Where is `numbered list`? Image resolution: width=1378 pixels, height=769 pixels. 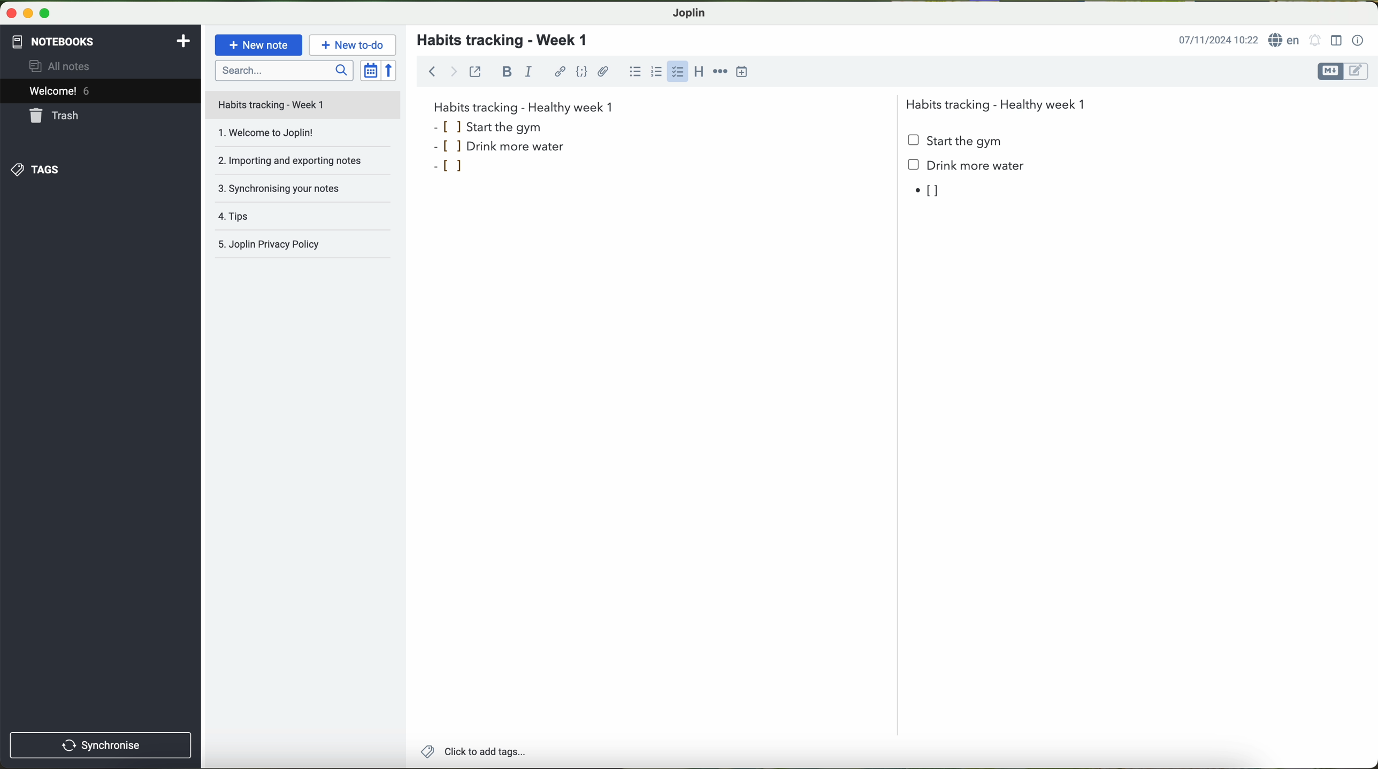
numbered list is located at coordinates (658, 71).